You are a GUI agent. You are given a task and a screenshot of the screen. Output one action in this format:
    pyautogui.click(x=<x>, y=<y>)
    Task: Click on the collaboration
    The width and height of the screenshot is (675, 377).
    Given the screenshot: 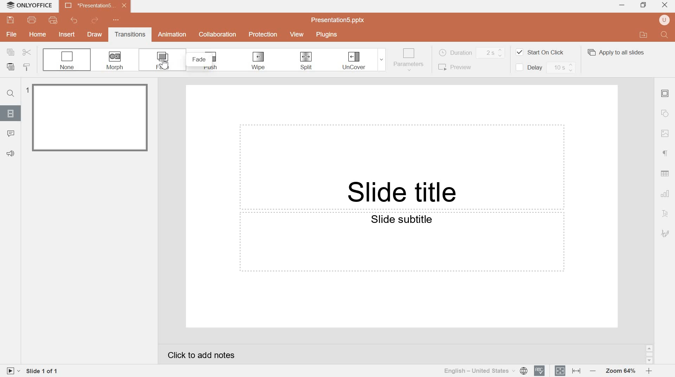 What is the action you would take?
    pyautogui.click(x=217, y=35)
    